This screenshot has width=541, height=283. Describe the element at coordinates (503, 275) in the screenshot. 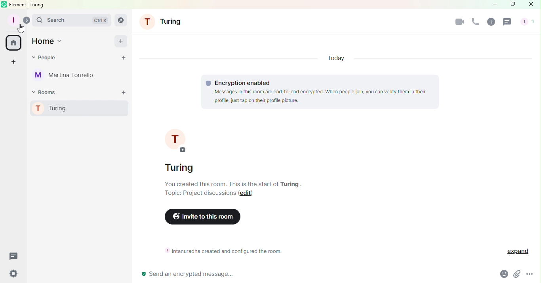

I see `Emoji` at that location.